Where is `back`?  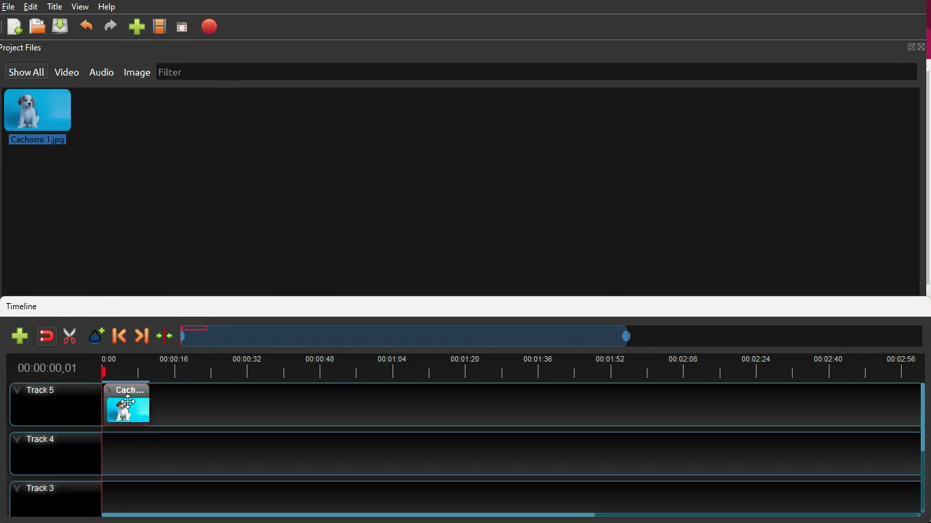
back is located at coordinates (117, 336).